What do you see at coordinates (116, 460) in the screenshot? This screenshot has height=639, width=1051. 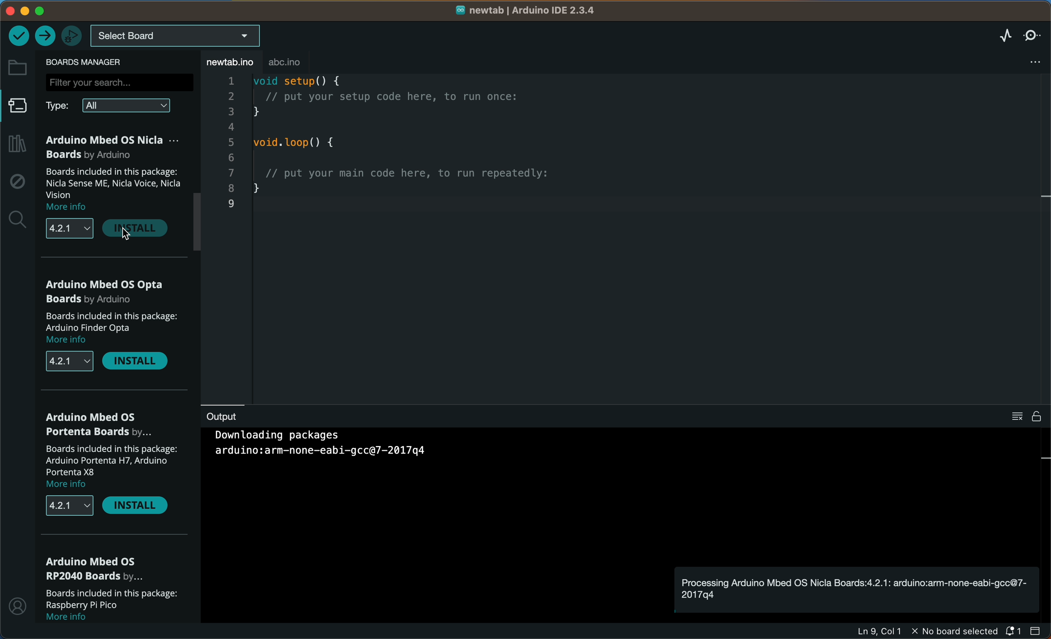 I see `description` at bounding box center [116, 460].